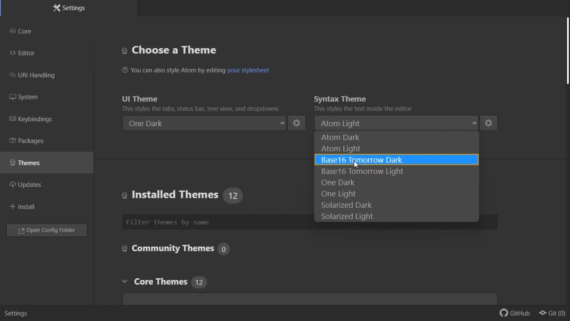  I want to click on Syntax theme, so click(386, 104).